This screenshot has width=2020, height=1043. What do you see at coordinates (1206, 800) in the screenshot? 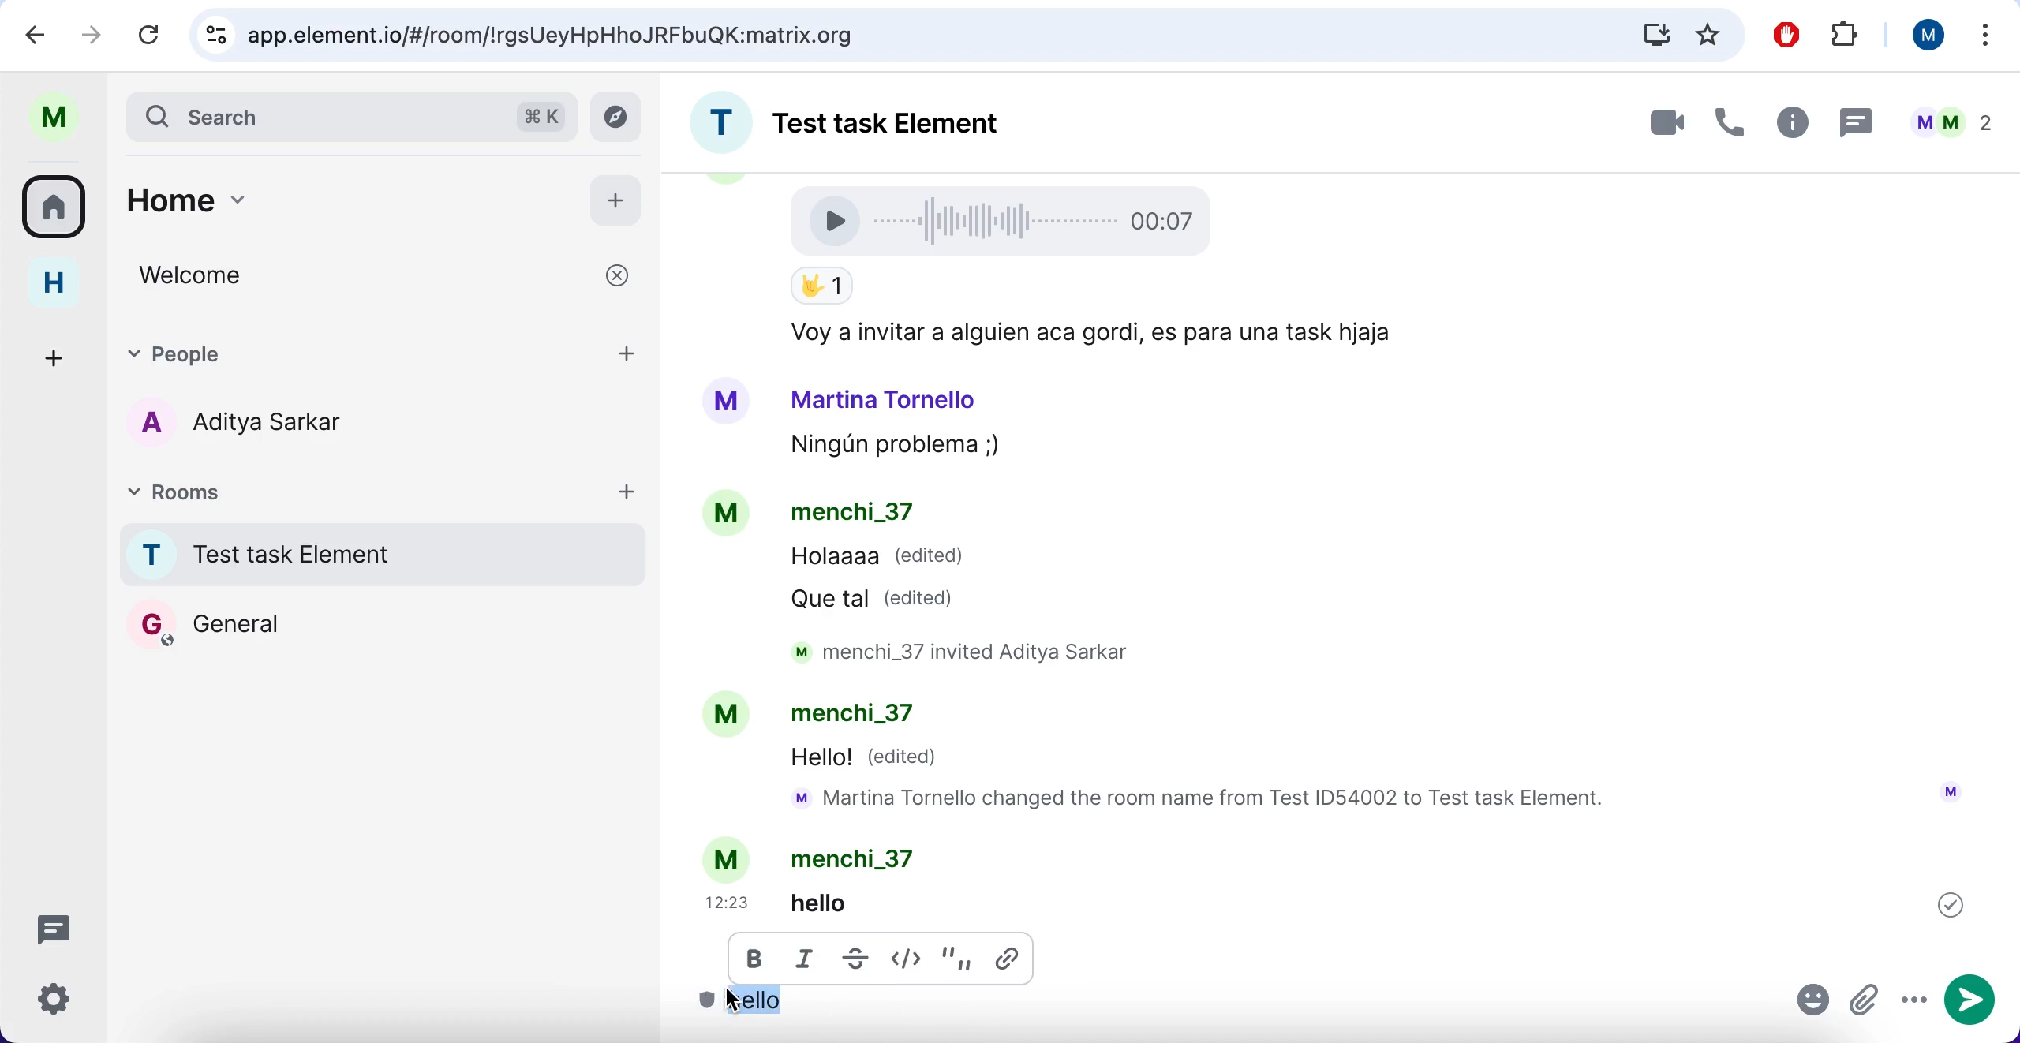
I see `mM Martina Tornello changed the room name from Test ID54002 to Test task Element.` at bounding box center [1206, 800].